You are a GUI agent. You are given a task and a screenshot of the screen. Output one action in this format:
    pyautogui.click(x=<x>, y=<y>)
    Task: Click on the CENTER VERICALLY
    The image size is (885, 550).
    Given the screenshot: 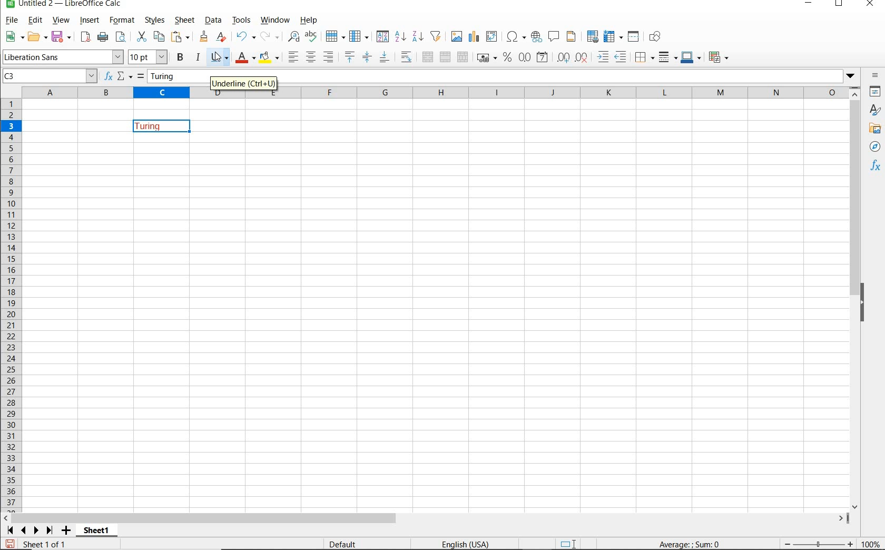 What is the action you would take?
    pyautogui.click(x=368, y=58)
    